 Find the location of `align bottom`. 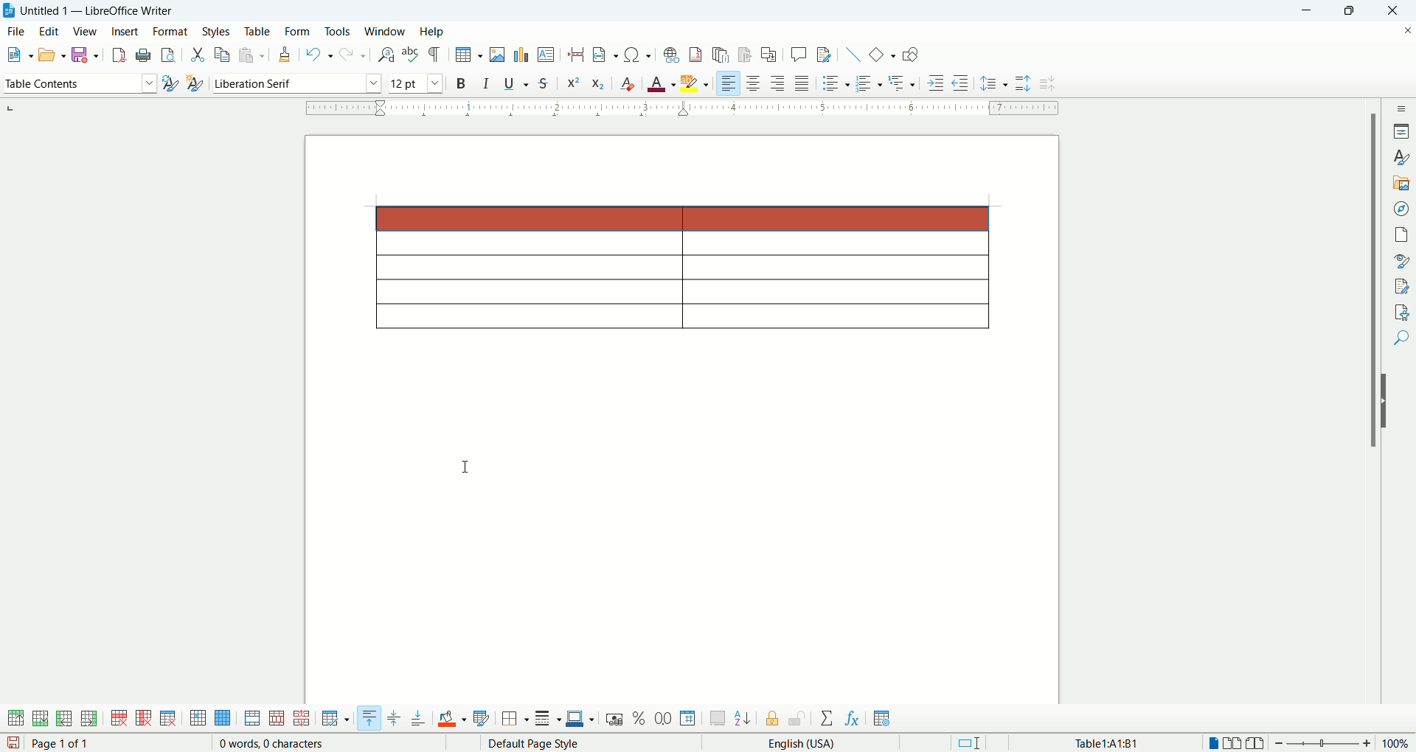

align bottom is located at coordinates (420, 718).